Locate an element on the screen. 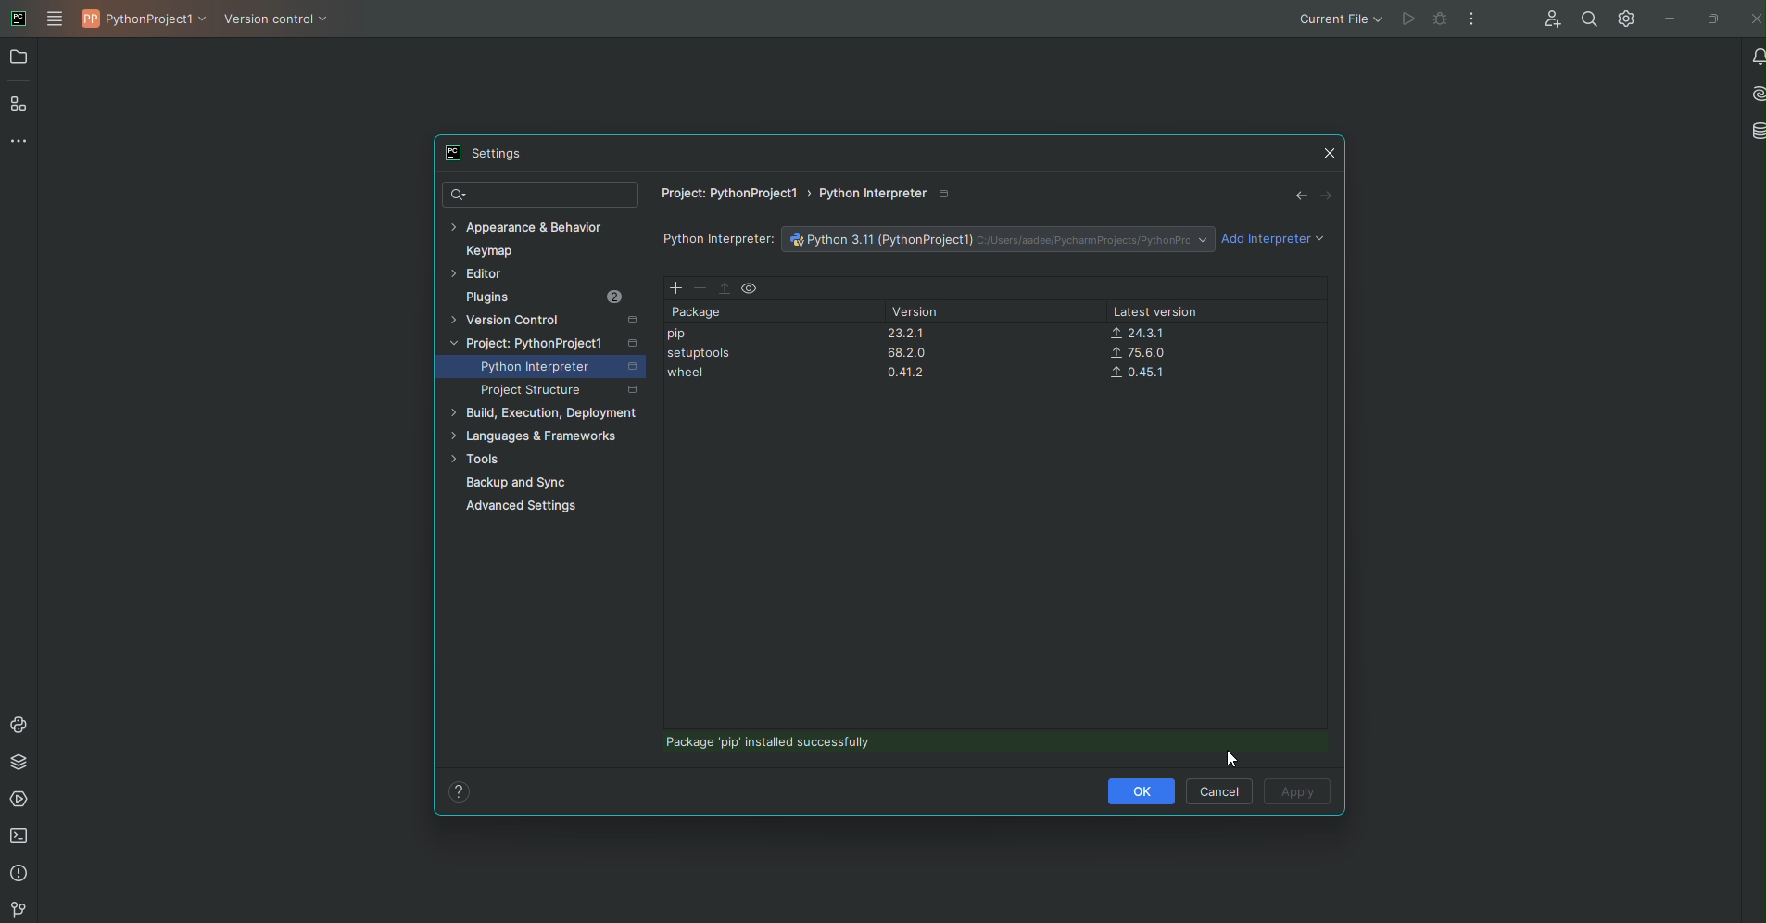  Minimize is located at coordinates (1666, 20).